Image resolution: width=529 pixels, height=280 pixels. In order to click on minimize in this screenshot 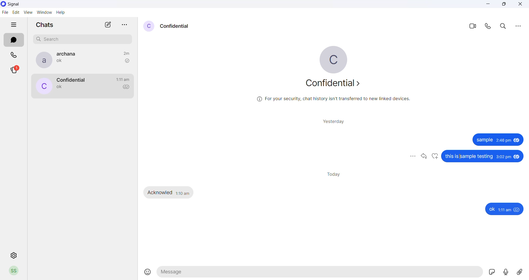, I will do `click(489, 6)`.